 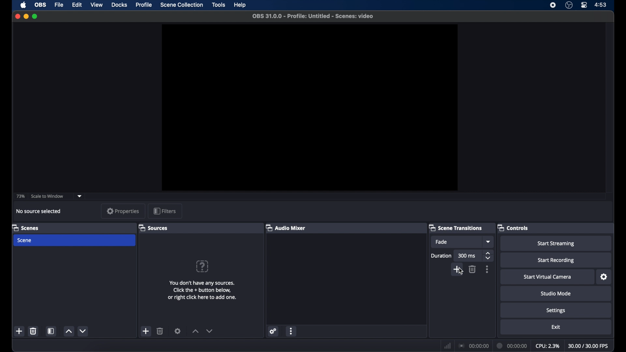 What do you see at coordinates (182, 5) in the screenshot?
I see `scene collection` at bounding box center [182, 5].